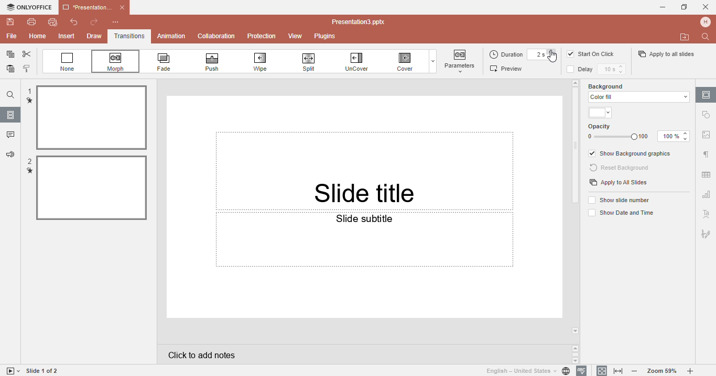  Describe the element at coordinates (637, 97) in the screenshot. I see `color fill` at that location.